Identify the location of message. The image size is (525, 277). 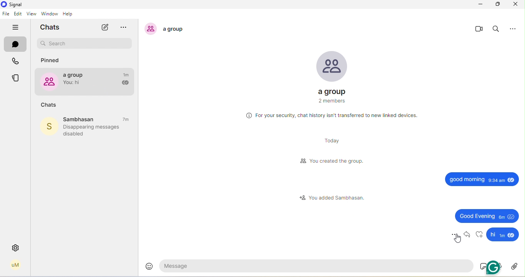
(318, 265).